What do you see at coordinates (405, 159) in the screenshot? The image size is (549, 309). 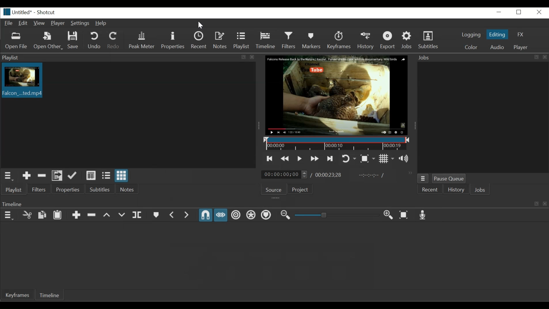 I see `Show the volume control` at bounding box center [405, 159].